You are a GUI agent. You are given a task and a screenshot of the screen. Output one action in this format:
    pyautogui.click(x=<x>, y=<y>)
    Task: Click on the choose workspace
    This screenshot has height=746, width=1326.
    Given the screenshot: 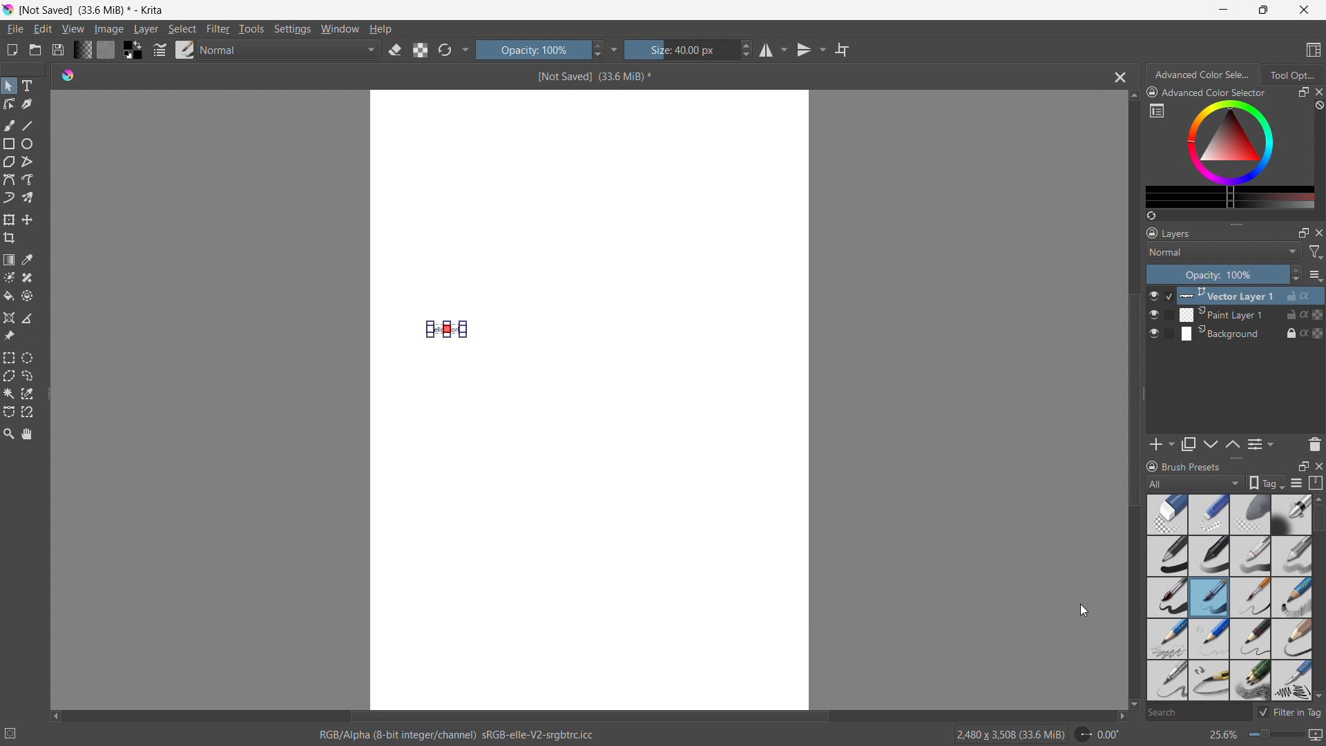 What is the action you would take?
    pyautogui.click(x=1313, y=50)
    